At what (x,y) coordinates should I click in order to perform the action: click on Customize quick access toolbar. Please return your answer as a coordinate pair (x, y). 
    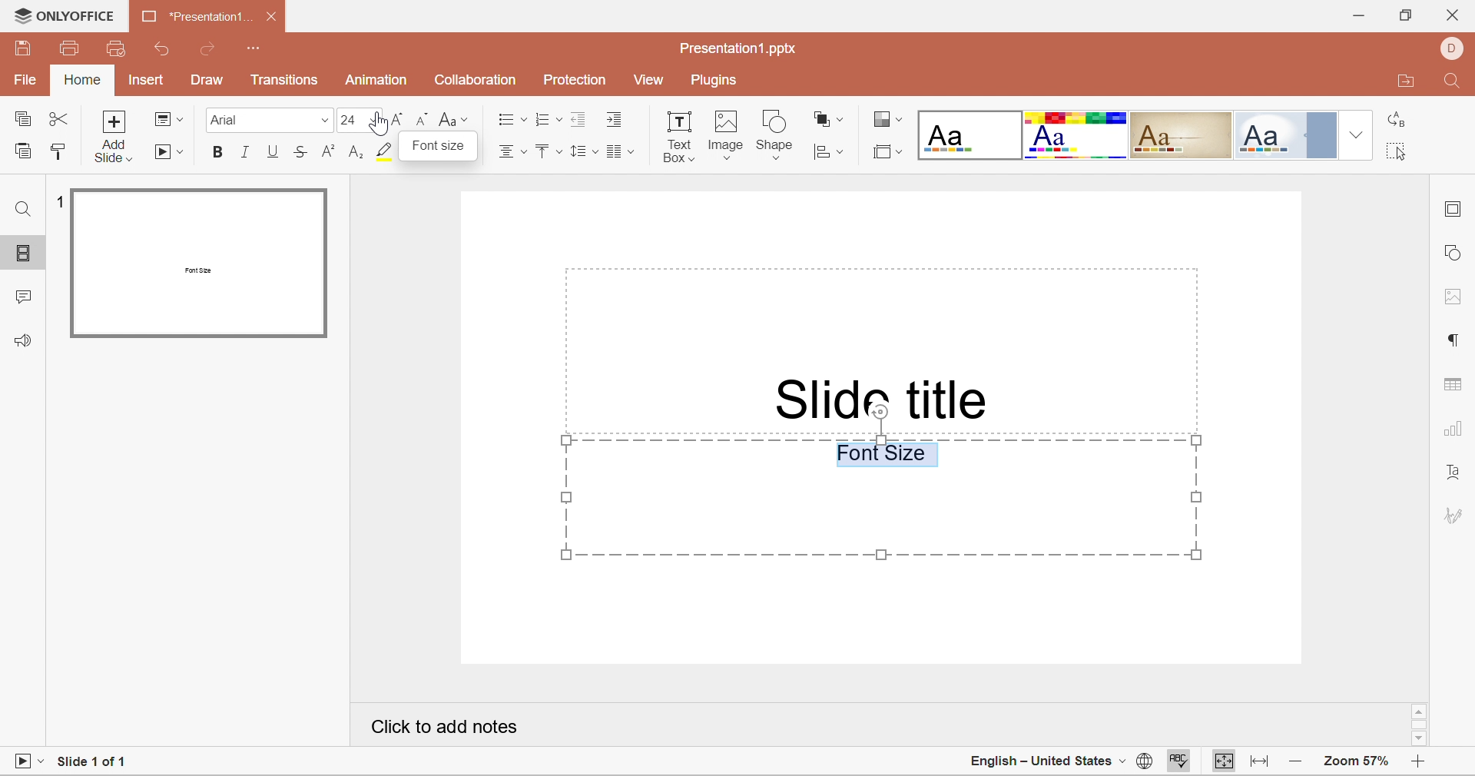
    Looking at the image, I should click on (255, 49).